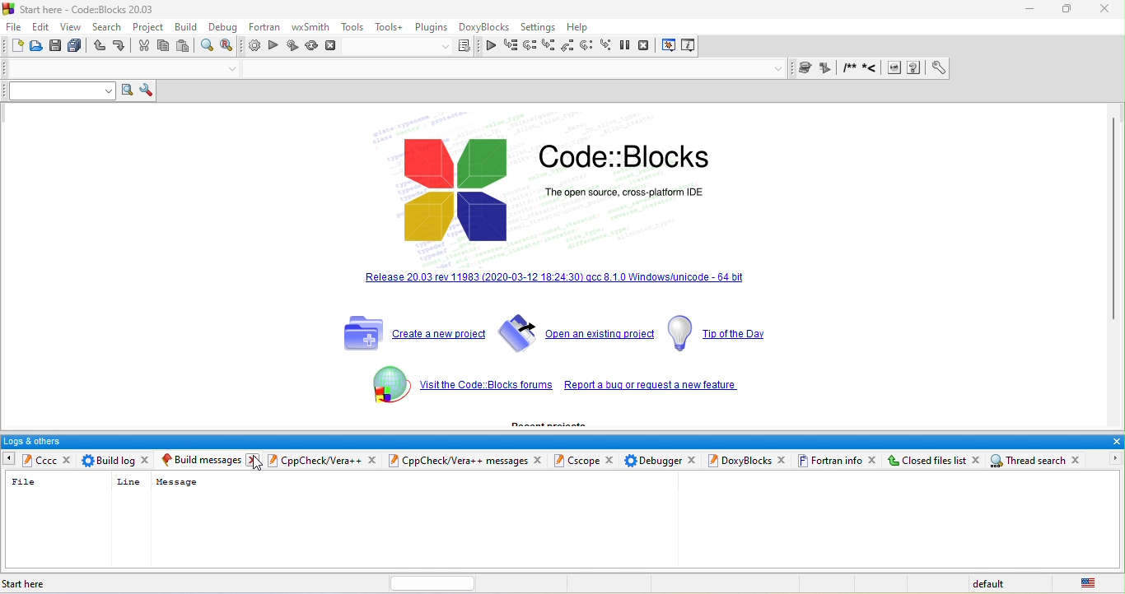 The width and height of the screenshot is (1125, 594). What do you see at coordinates (110, 28) in the screenshot?
I see `search` at bounding box center [110, 28].